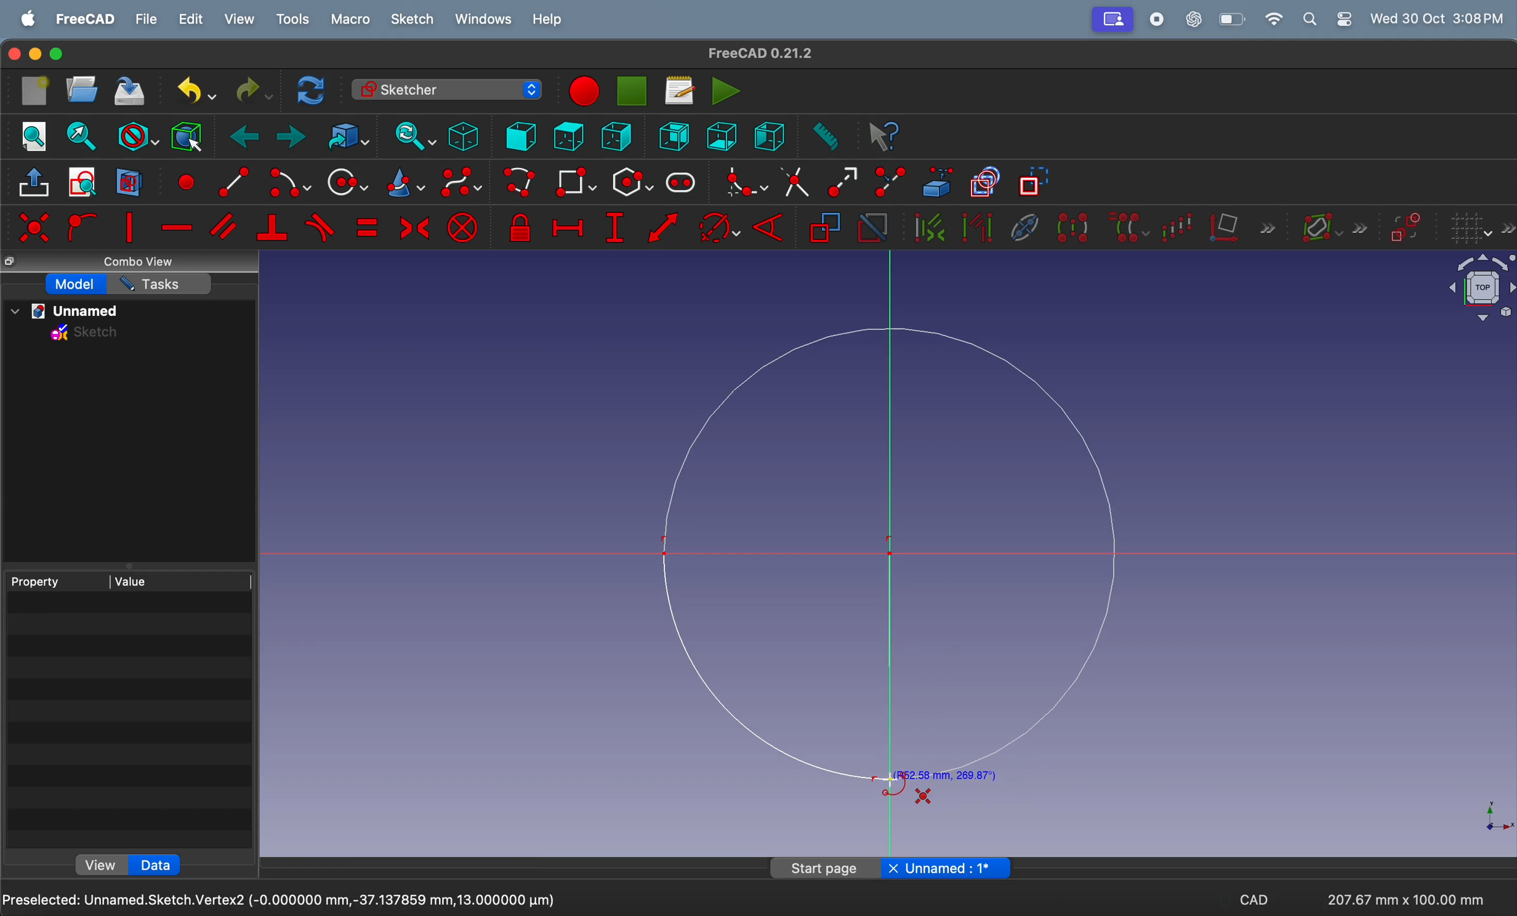 The image size is (1517, 916). What do you see at coordinates (1021, 226) in the screenshot?
I see `hide internal geometry` at bounding box center [1021, 226].